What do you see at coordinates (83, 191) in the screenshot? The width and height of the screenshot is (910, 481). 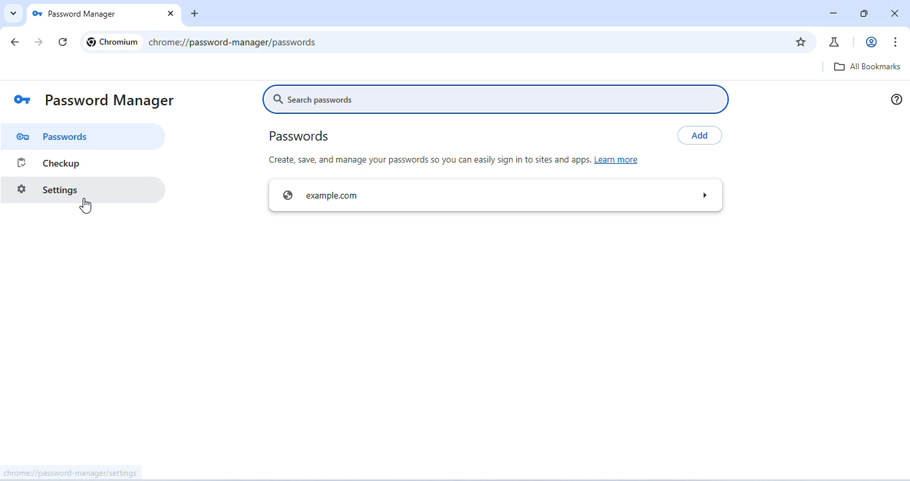 I see `settings` at bounding box center [83, 191].